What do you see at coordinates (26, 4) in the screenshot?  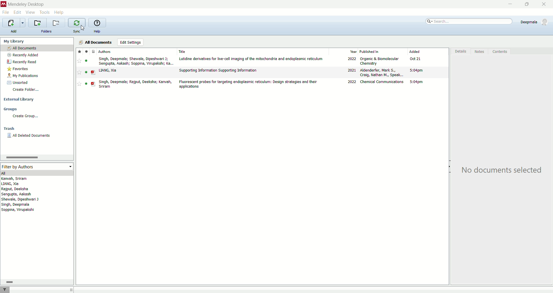 I see `mendeley desktop` at bounding box center [26, 4].